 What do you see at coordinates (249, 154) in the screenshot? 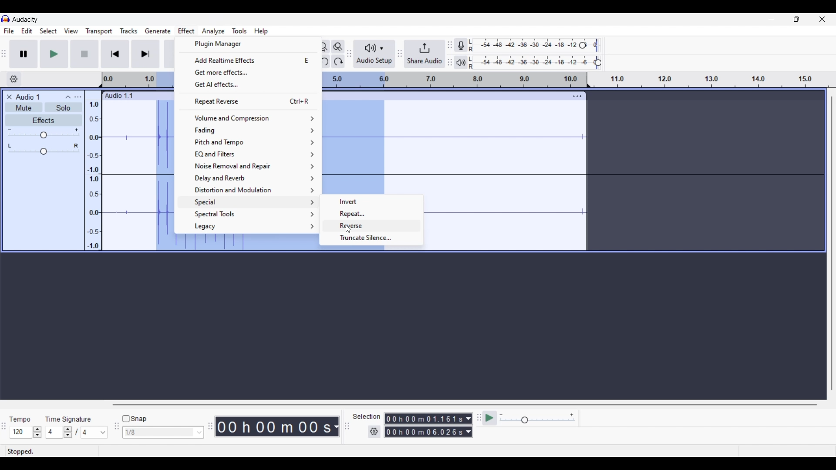
I see `EQ and filter options ` at bounding box center [249, 154].